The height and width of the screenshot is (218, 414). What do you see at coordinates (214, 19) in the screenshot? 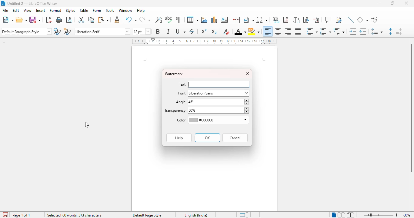
I see `insert chart` at bounding box center [214, 19].